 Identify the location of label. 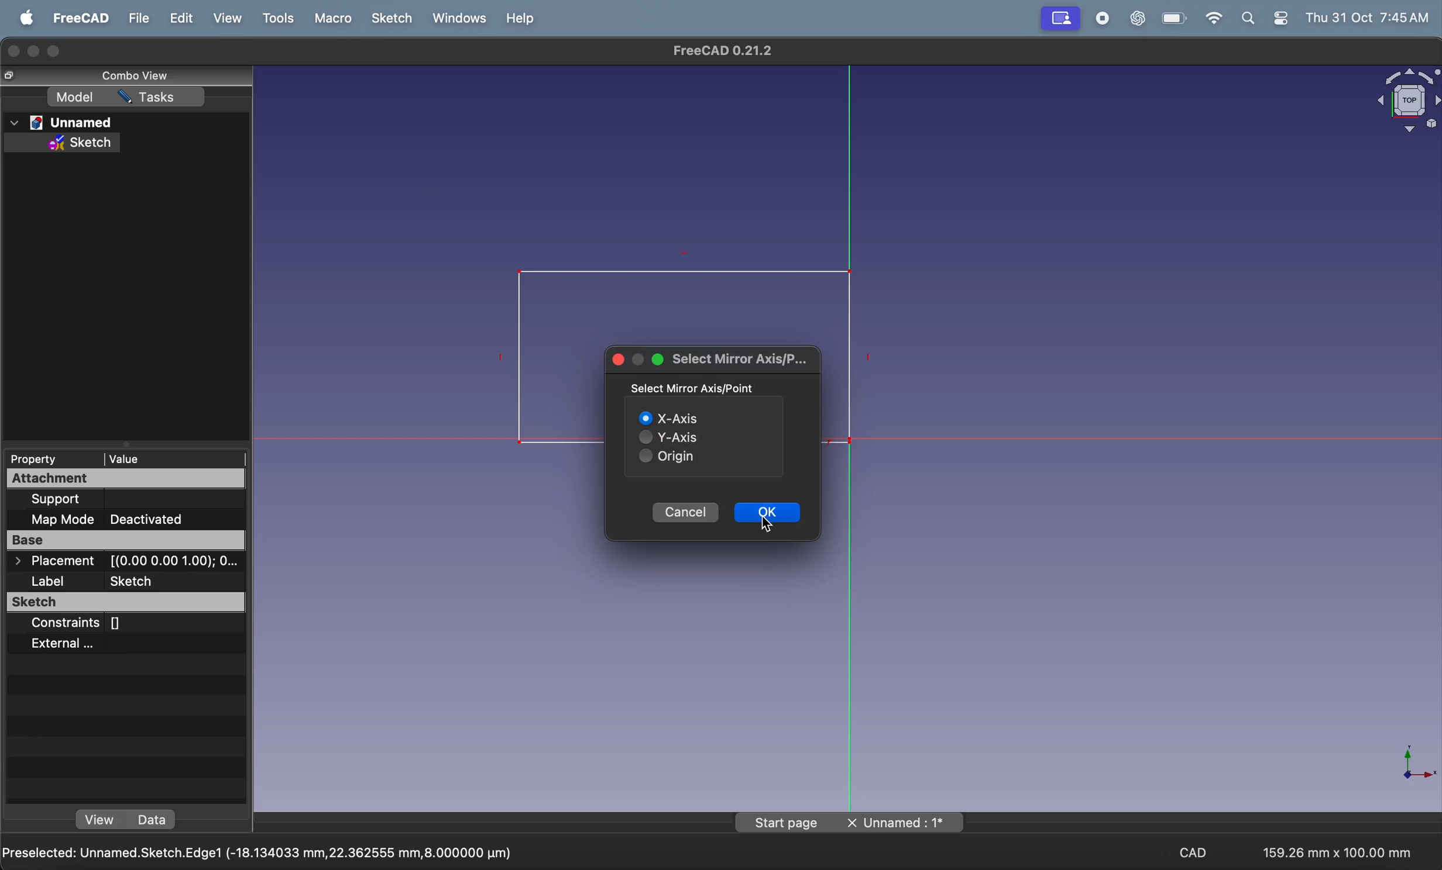
(128, 581).